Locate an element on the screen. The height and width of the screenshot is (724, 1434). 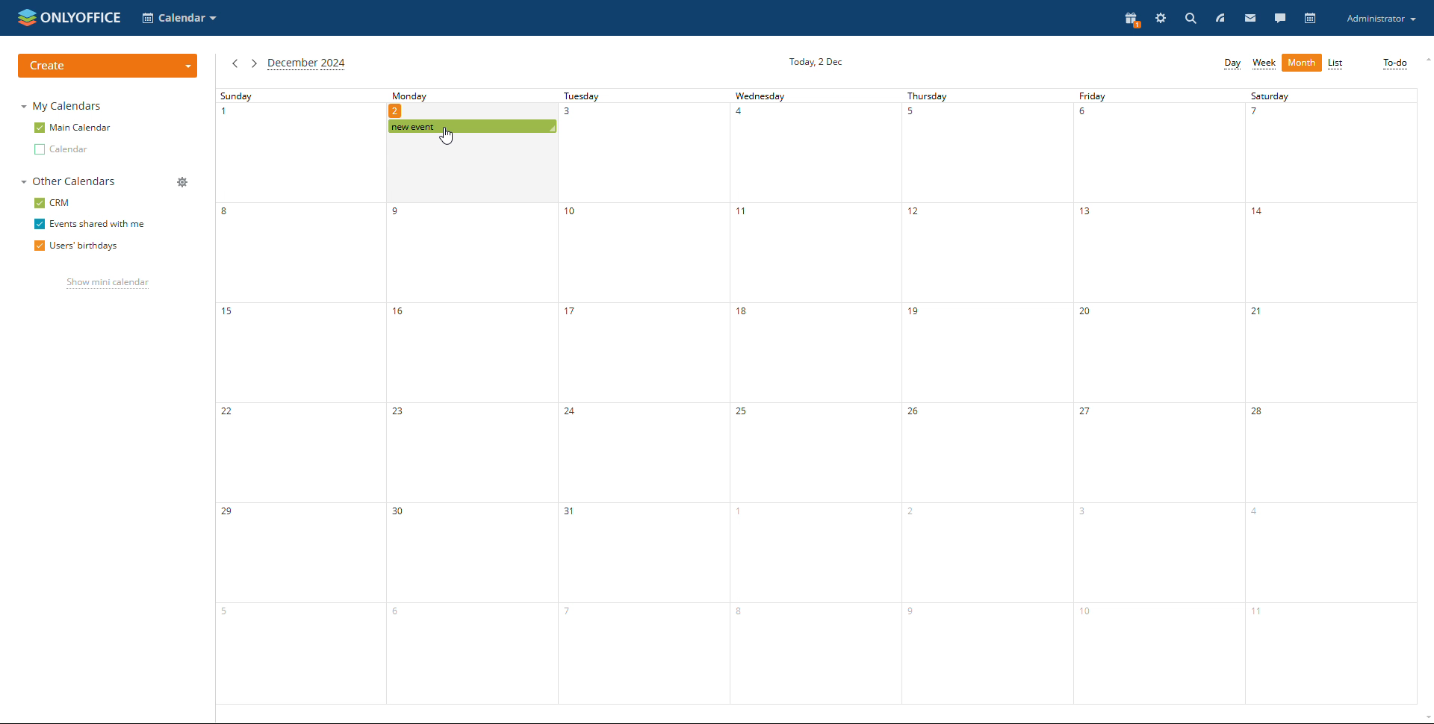
show mini calendar is located at coordinates (107, 283).